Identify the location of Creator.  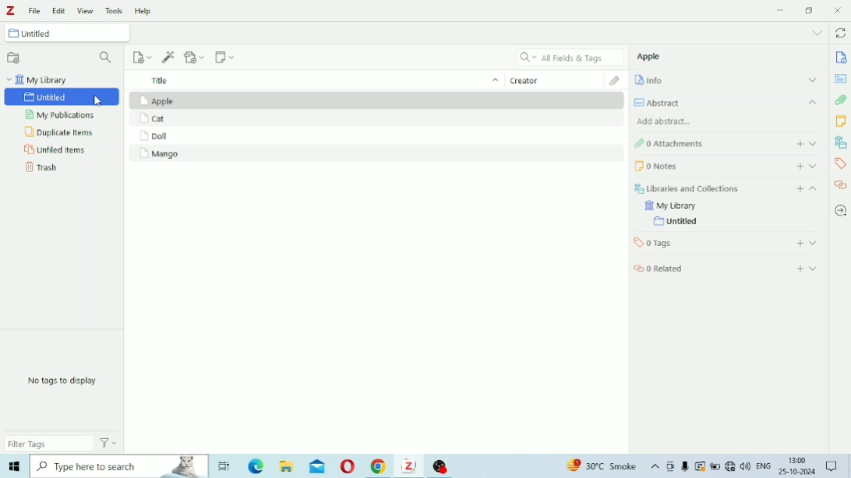
(557, 79).